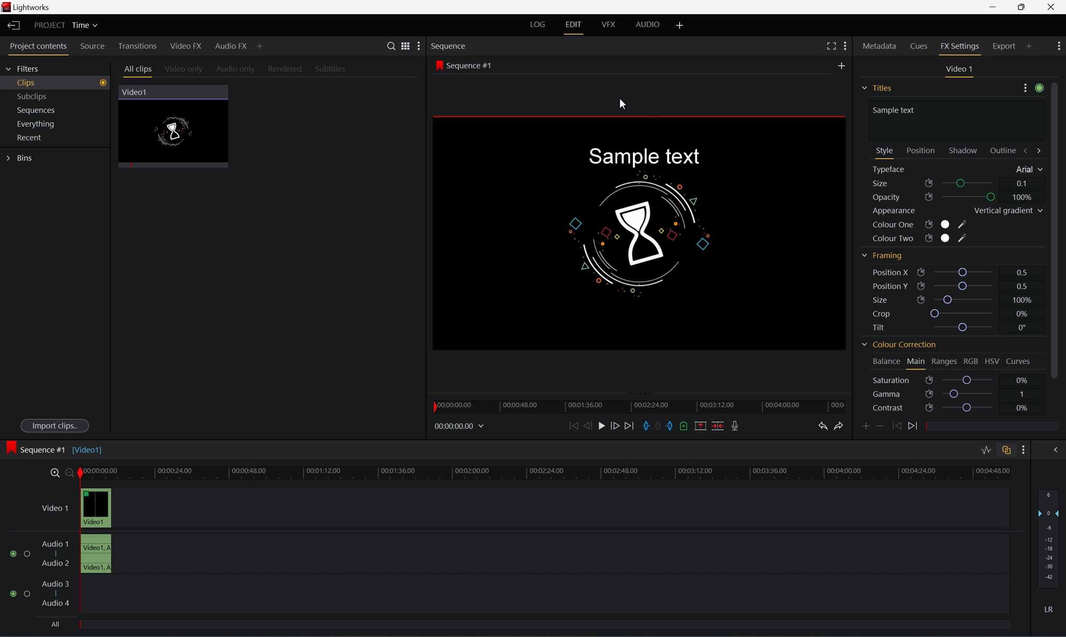 The width and height of the screenshot is (1066, 637). What do you see at coordinates (919, 226) in the screenshot?
I see `colour one` at bounding box center [919, 226].